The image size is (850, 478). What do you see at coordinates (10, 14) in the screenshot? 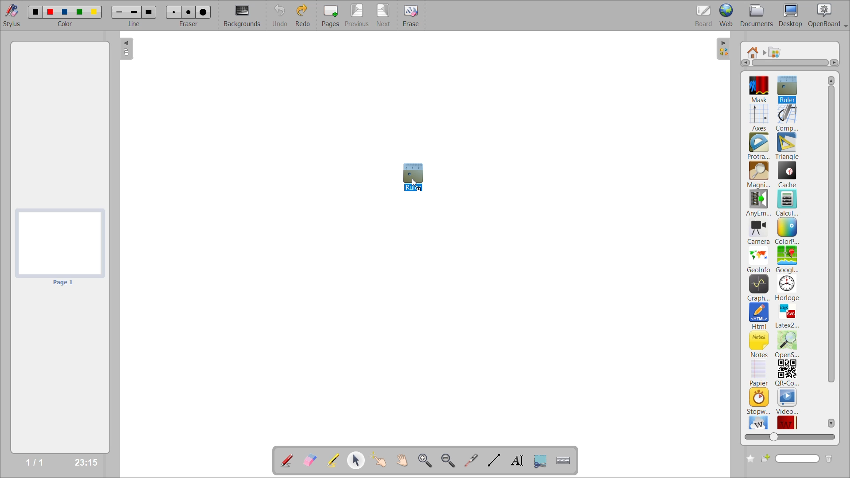
I see `stylus` at bounding box center [10, 14].